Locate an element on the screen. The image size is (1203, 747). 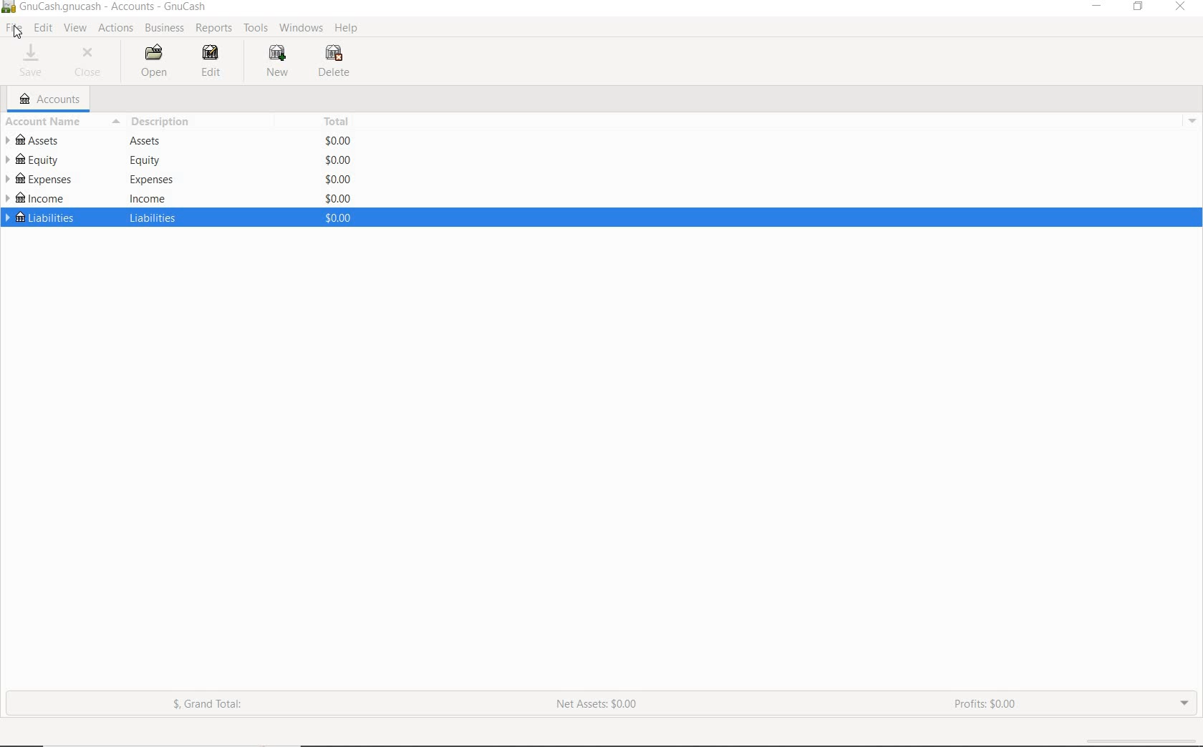
$0.00 is located at coordinates (338, 198).